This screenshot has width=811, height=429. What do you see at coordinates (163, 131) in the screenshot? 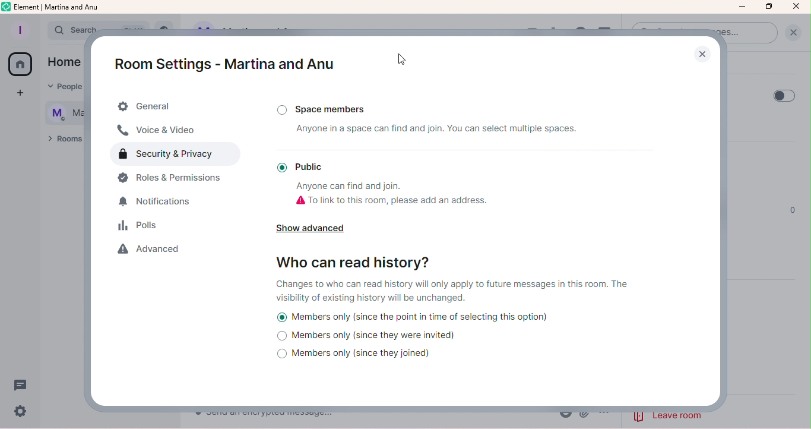
I see `Voice and video` at bounding box center [163, 131].